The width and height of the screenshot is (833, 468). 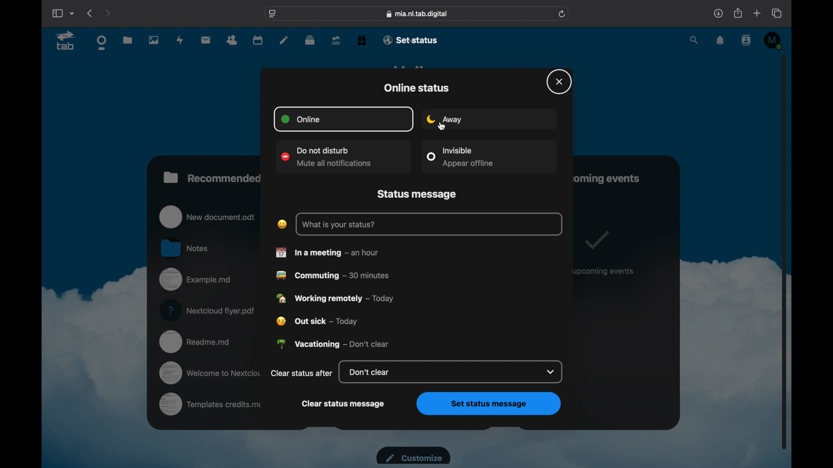 What do you see at coordinates (66, 42) in the screenshot?
I see `tab` at bounding box center [66, 42].